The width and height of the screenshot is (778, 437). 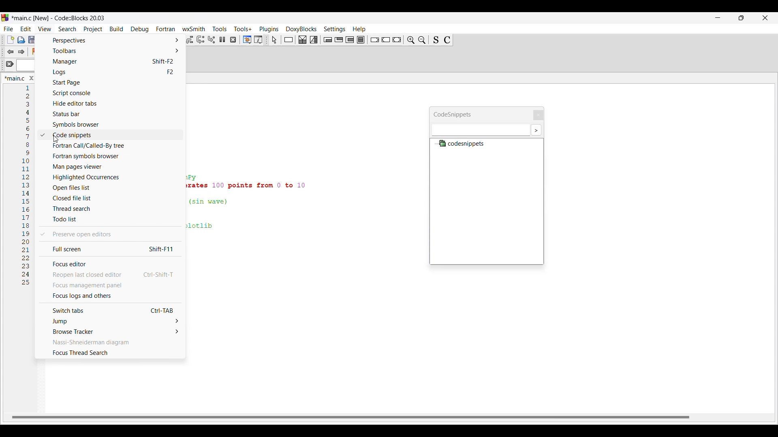 What do you see at coordinates (45, 29) in the screenshot?
I see `View menu` at bounding box center [45, 29].